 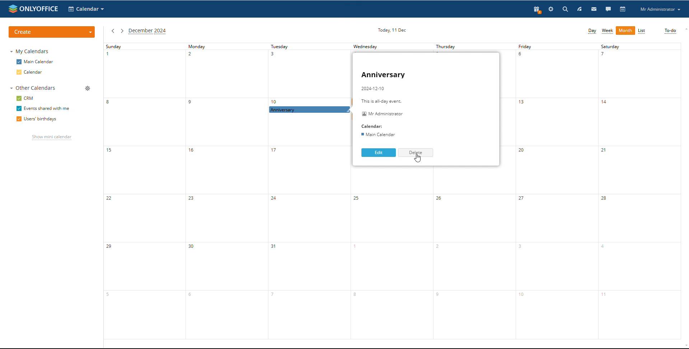 What do you see at coordinates (580, 9) in the screenshot?
I see `feedd` at bounding box center [580, 9].